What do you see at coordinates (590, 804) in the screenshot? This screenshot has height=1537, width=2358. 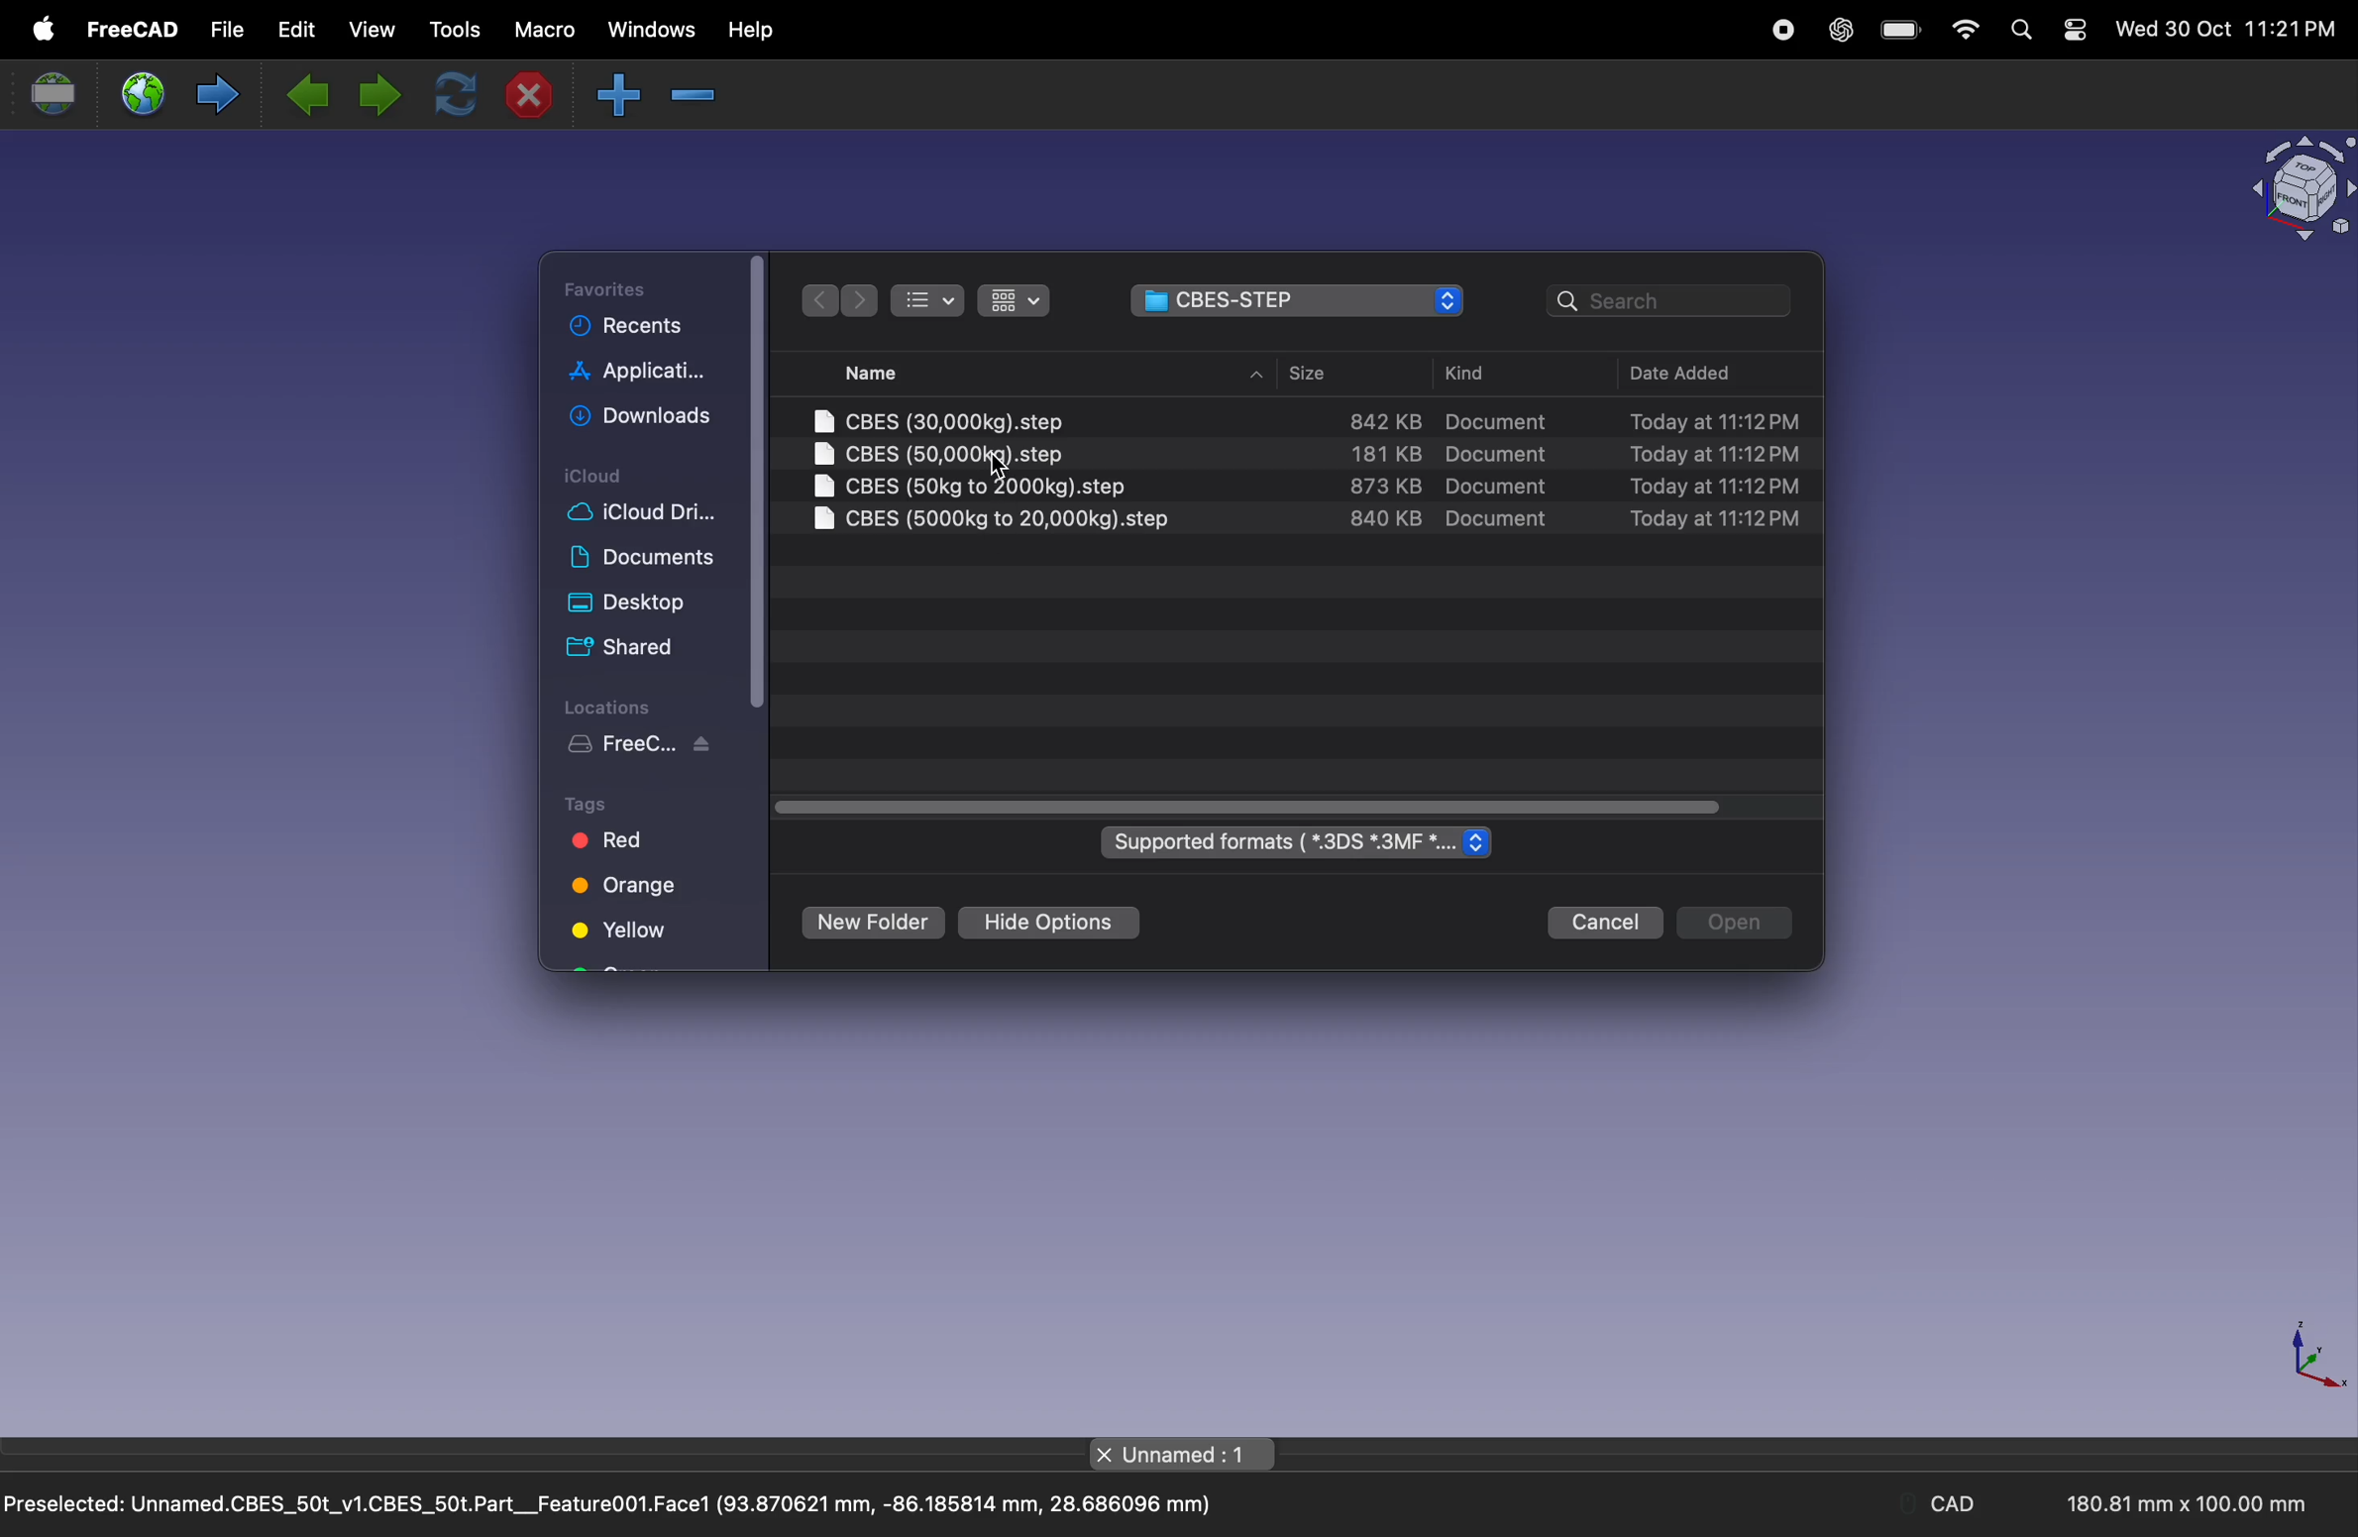 I see `Tags` at bounding box center [590, 804].